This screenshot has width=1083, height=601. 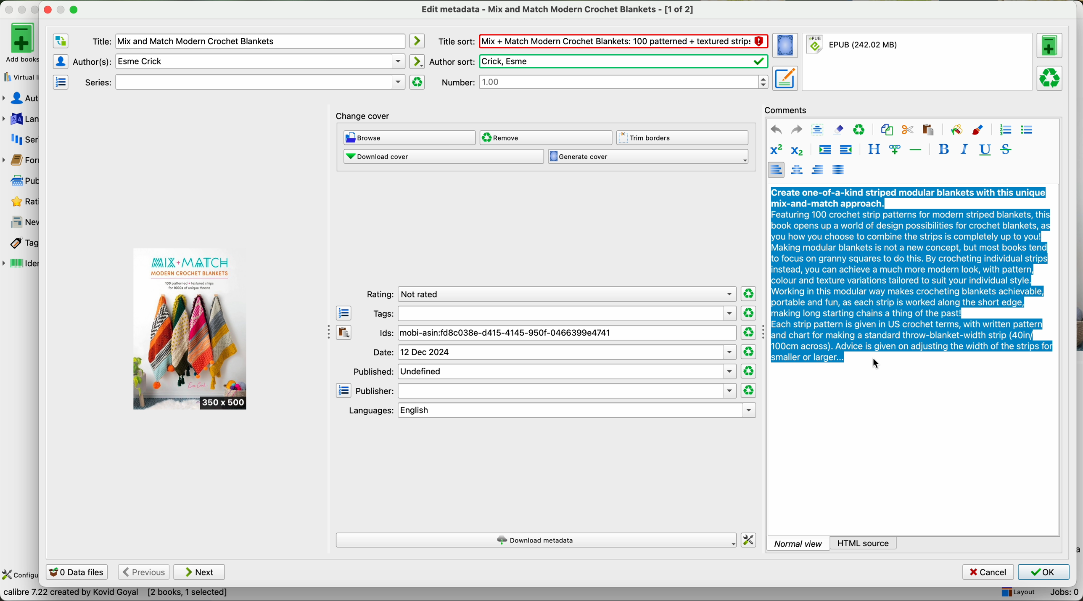 What do you see at coordinates (363, 117) in the screenshot?
I see `change cover` at bounding box center [363, 117].